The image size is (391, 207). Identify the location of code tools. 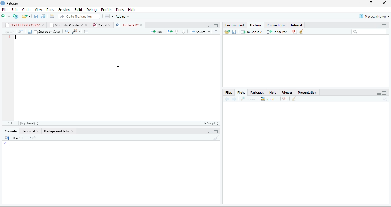
(76, 31).